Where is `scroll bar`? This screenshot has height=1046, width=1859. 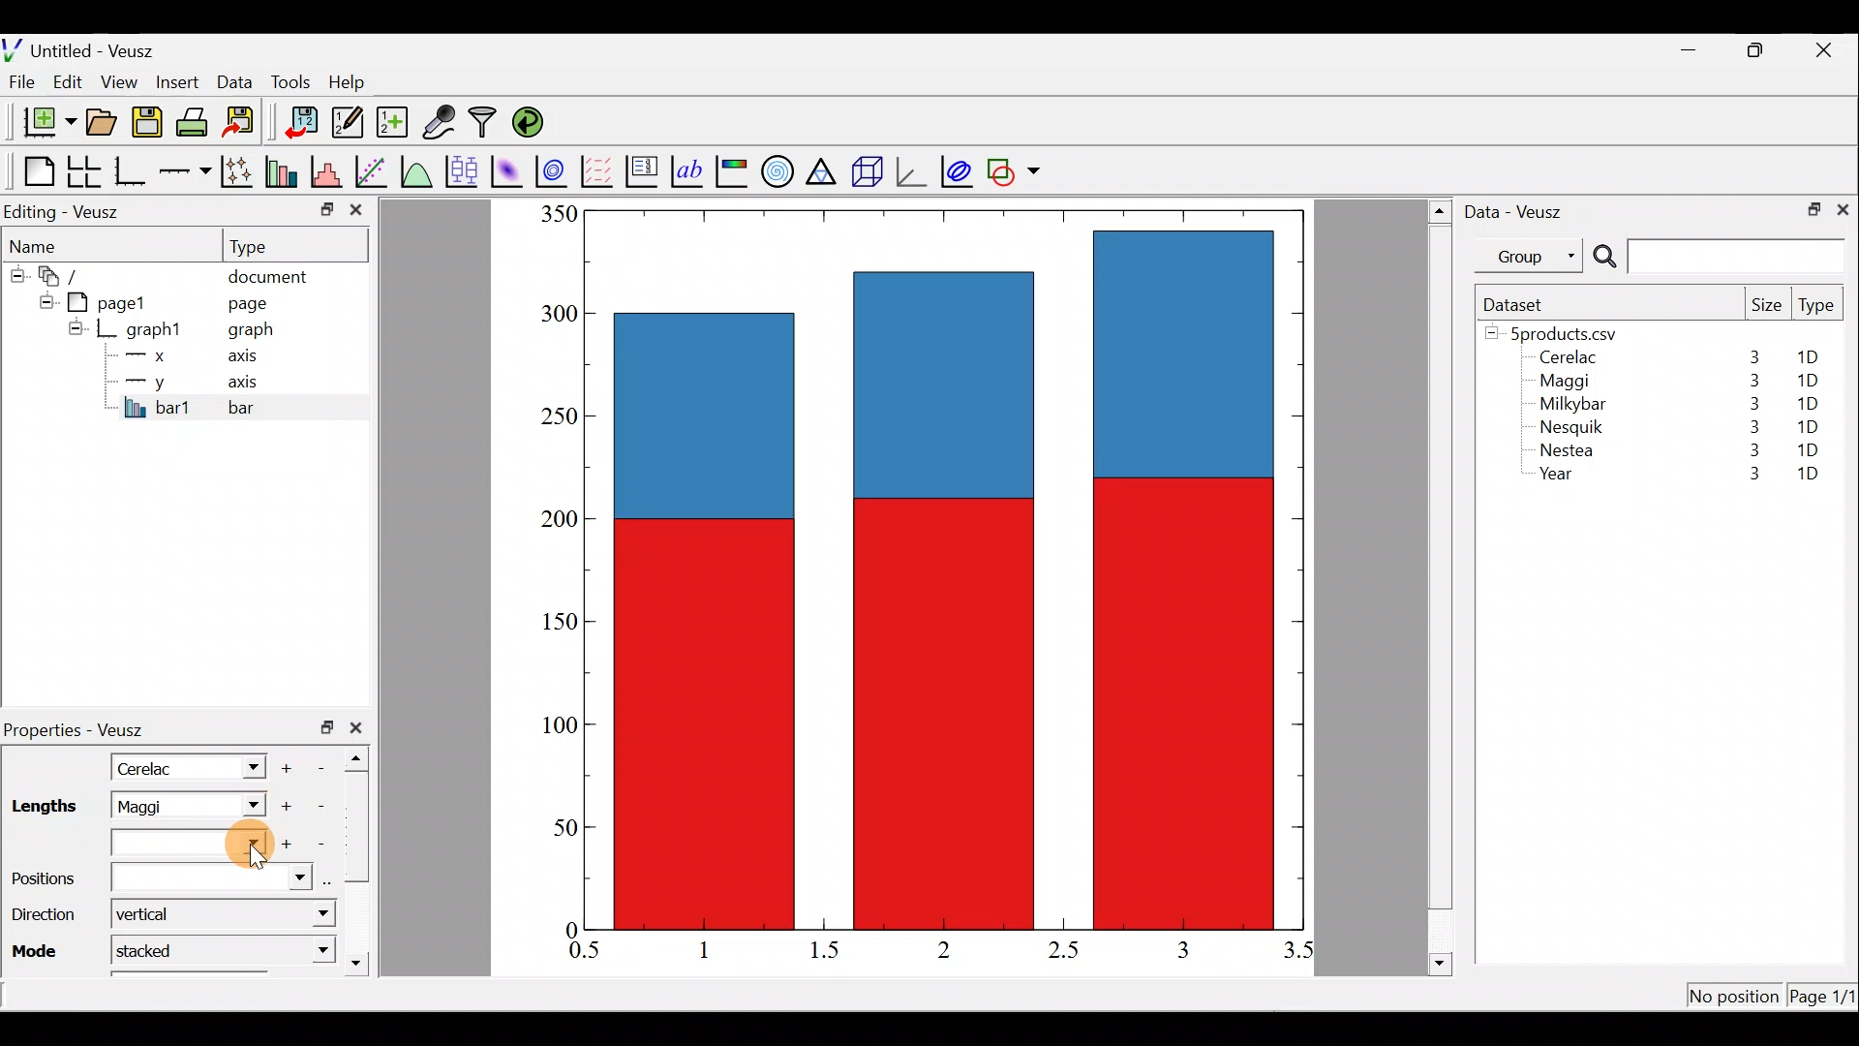
scroll bar is located at coordinates (1441, 584).